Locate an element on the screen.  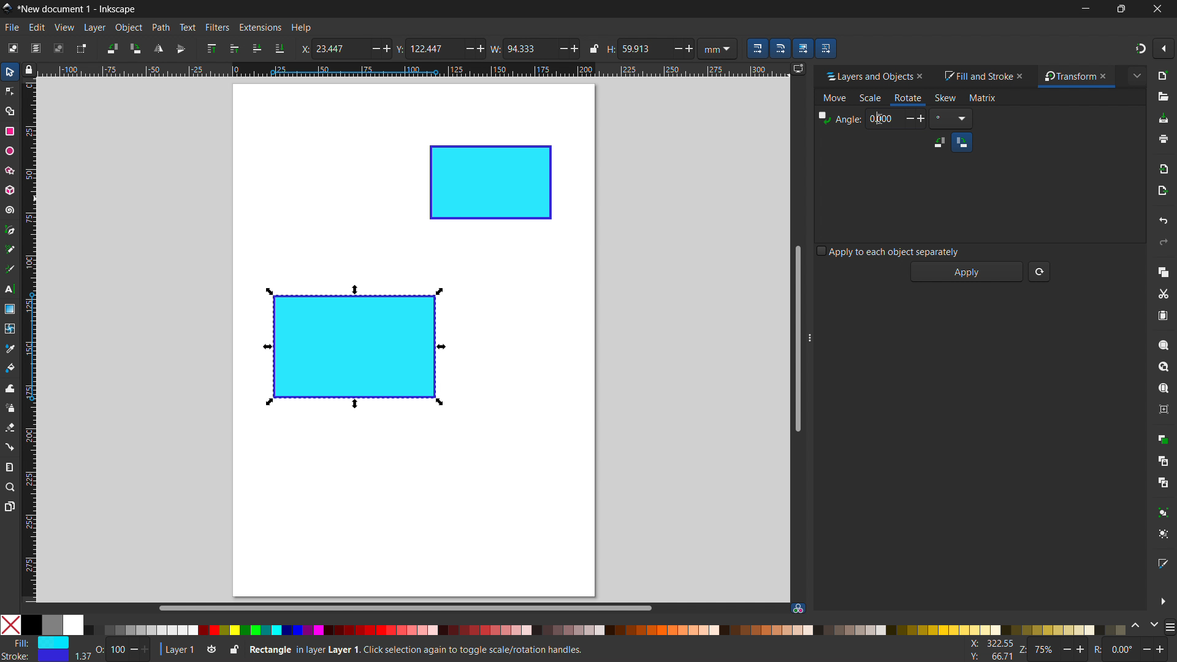
object is located at coordinates (129, 28).